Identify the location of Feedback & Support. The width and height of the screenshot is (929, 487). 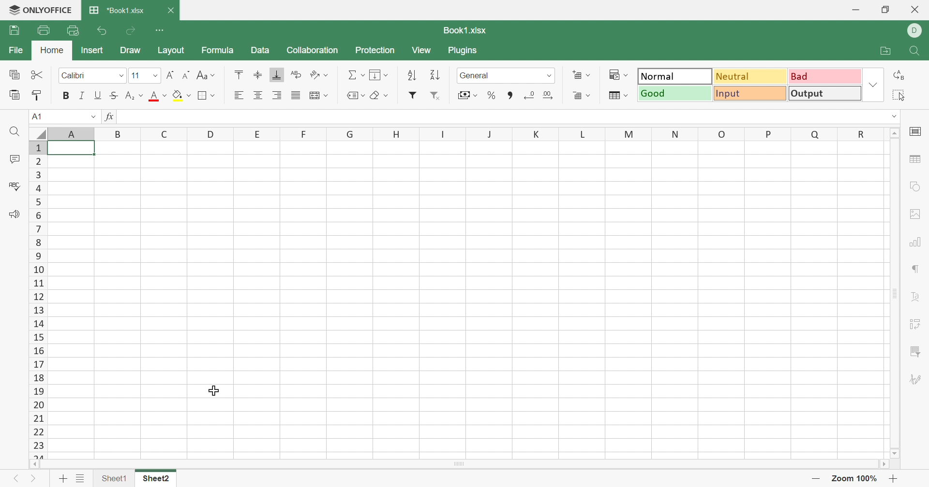
(15, 213).